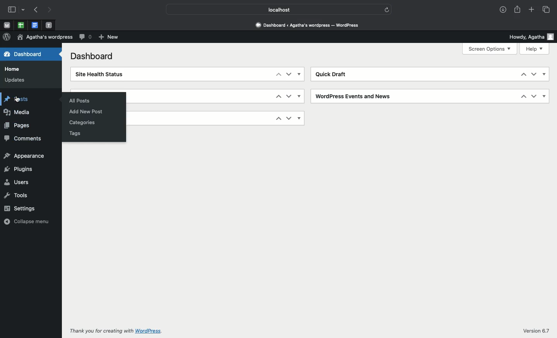  Describe the element at coordinates (289, 74) in the screenshot. I see `Down` at that location.